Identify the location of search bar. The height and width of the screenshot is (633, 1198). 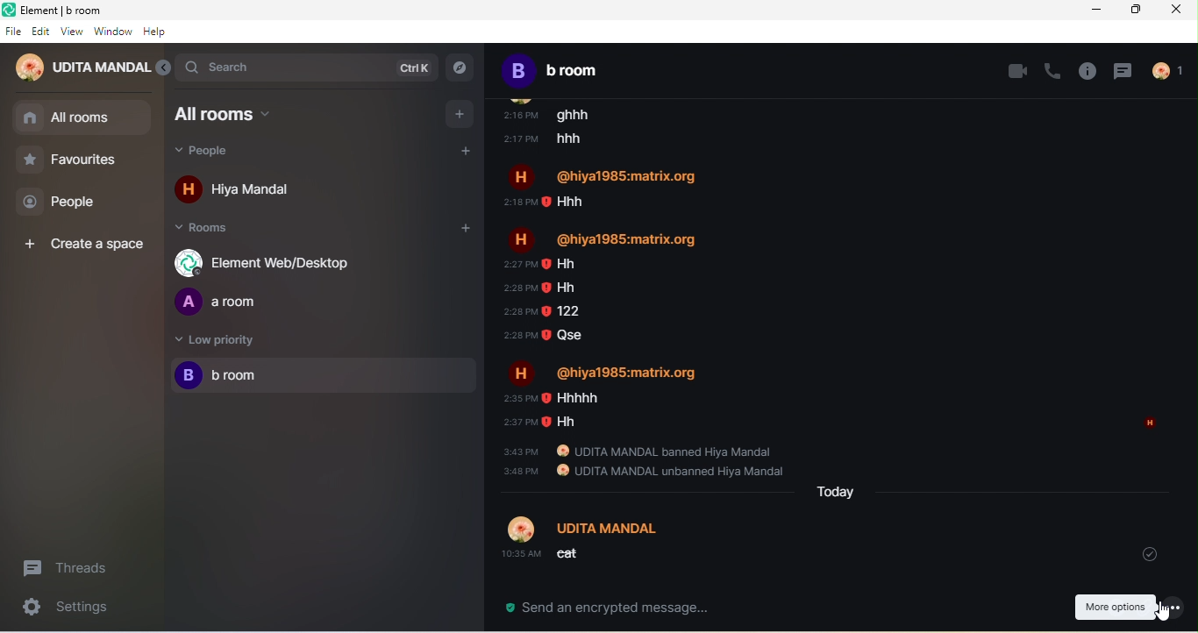
(307, 67).